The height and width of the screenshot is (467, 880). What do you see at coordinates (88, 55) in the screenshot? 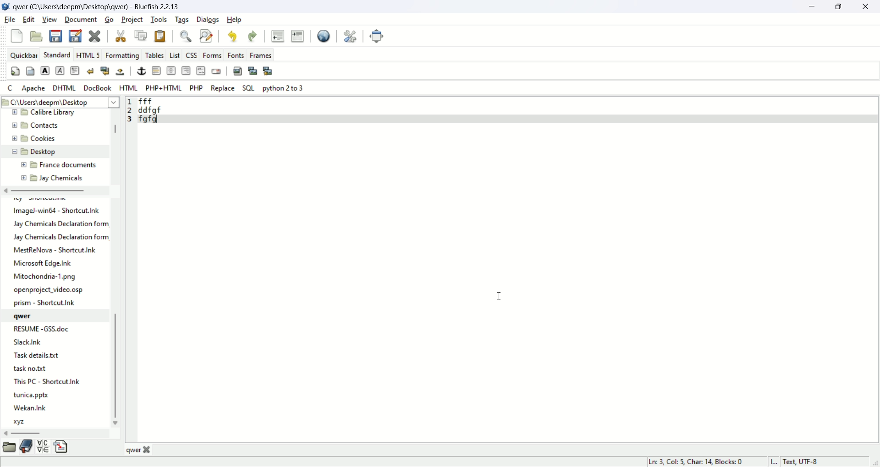
I see `HTML 5` at bounding box center [88, 55].